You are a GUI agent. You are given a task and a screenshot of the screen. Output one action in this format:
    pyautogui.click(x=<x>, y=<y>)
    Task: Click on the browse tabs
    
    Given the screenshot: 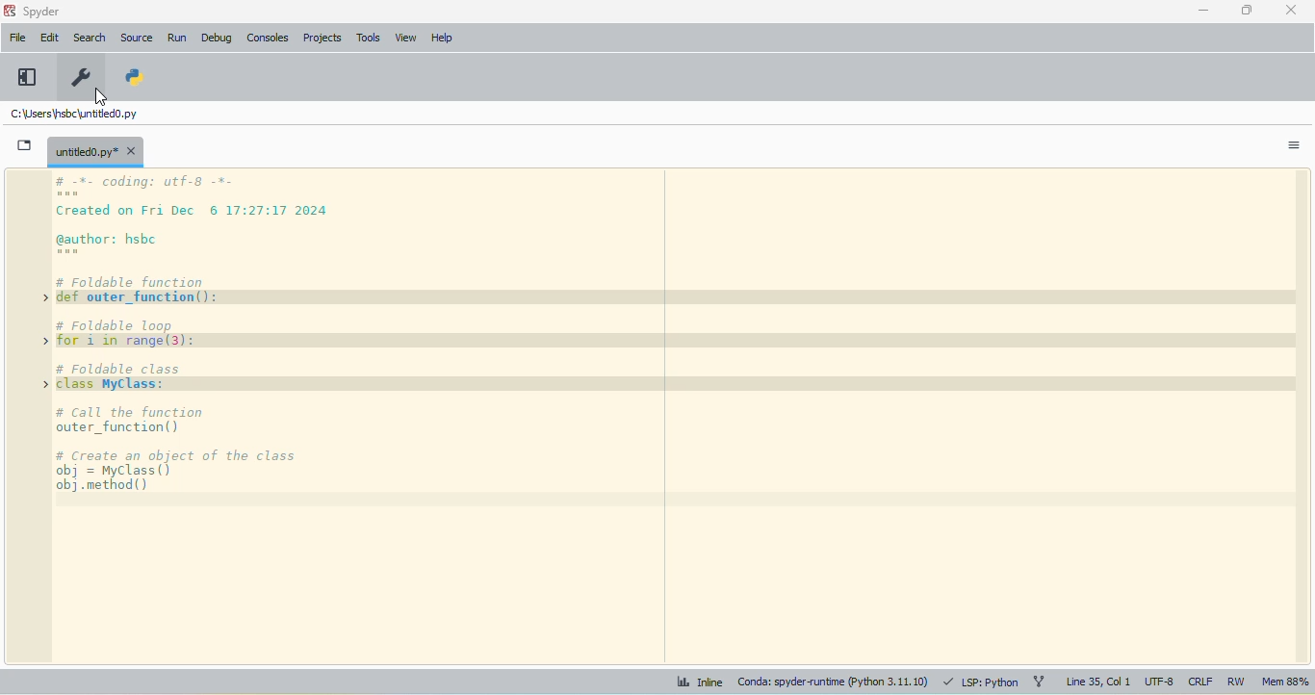 What is the action you would take?
    pyautogui.click(x=25, y=145)
    